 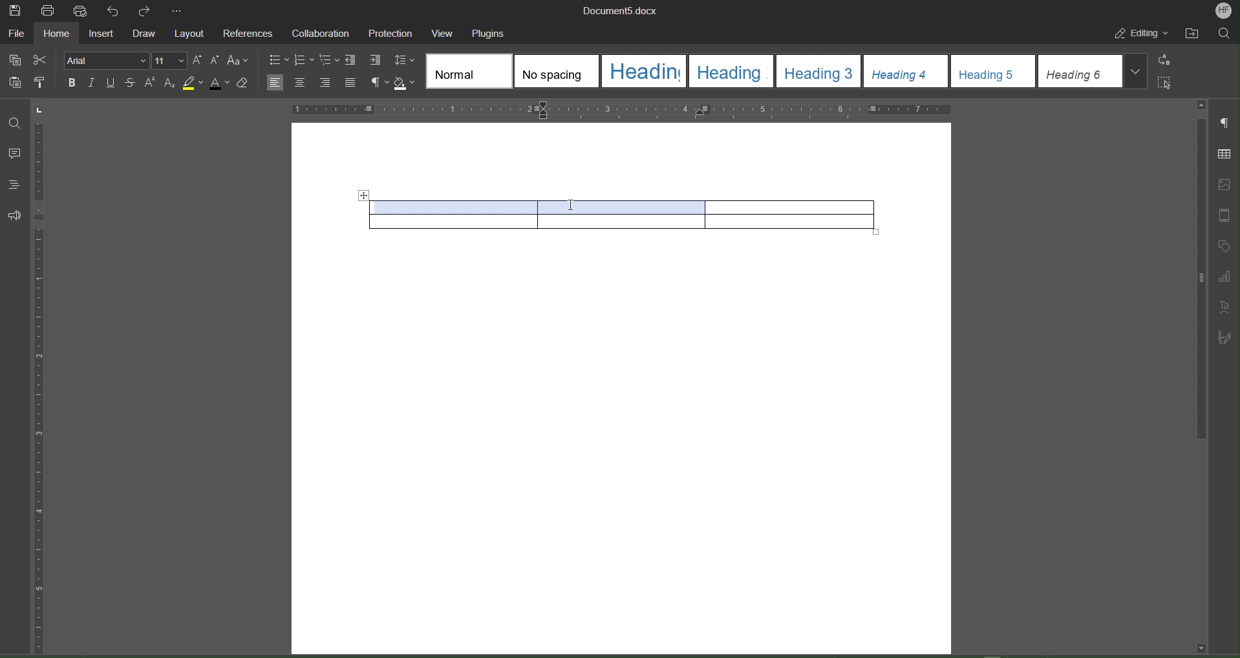 I want to click on Decrease Indent, so click(x=353, y=61).